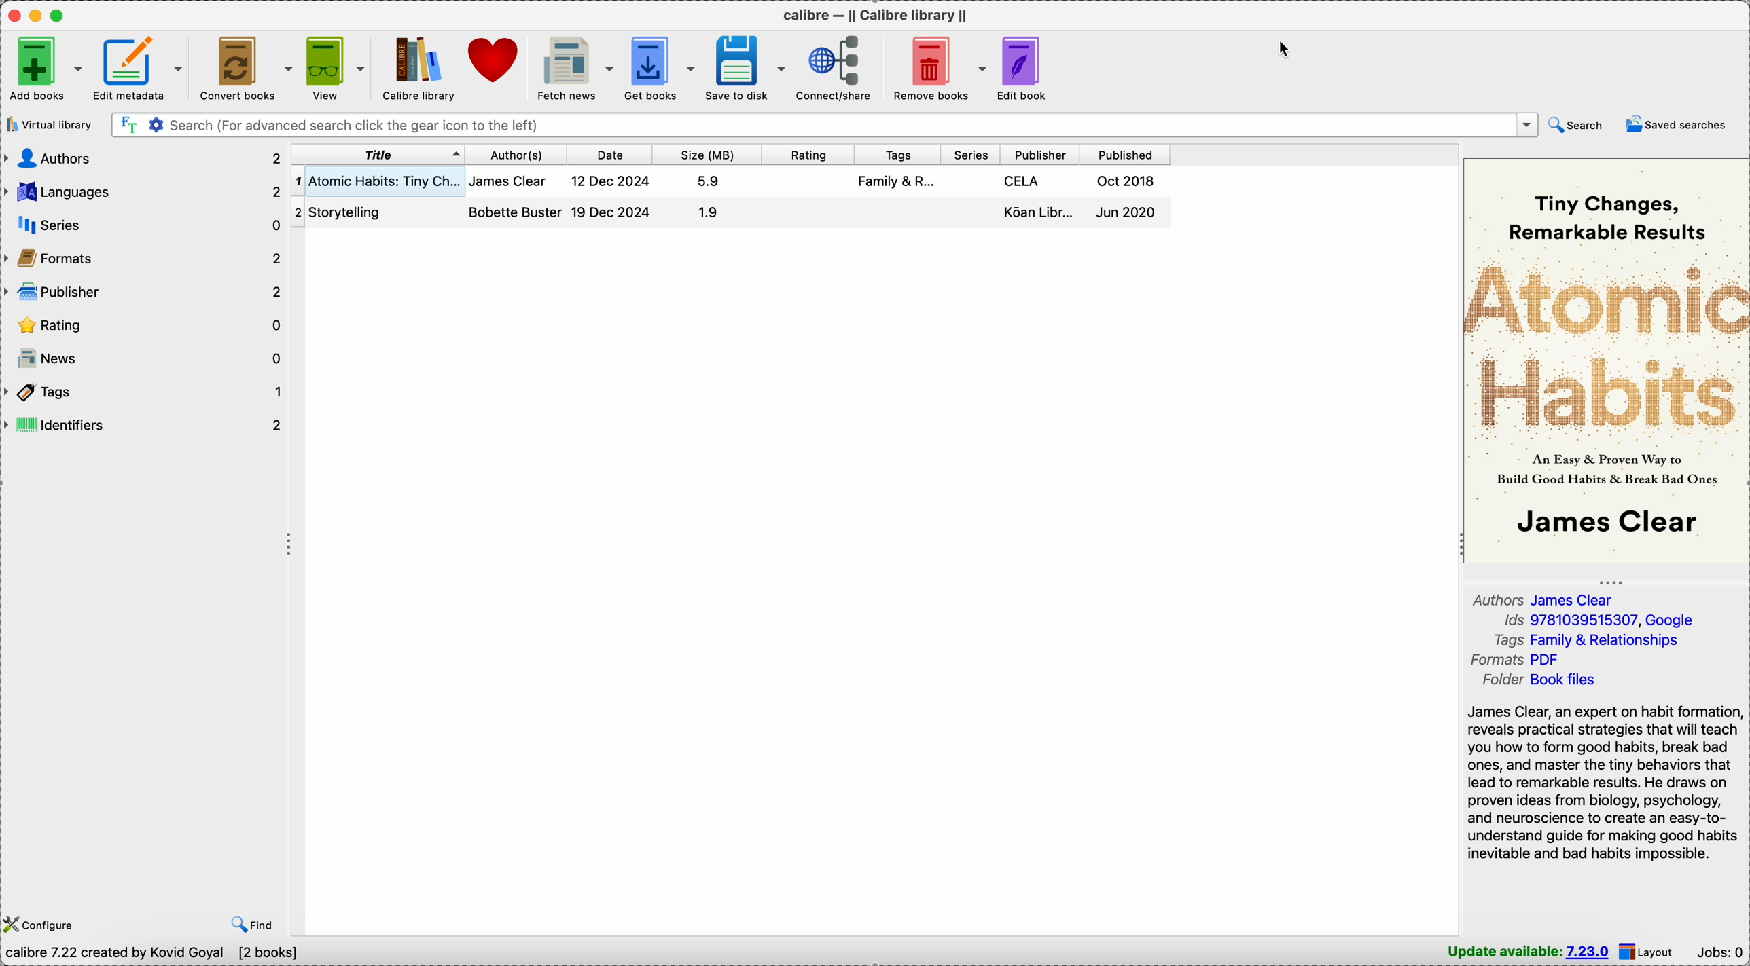 The width and height of the screenshot is (1750, 966). I want to click on size, so click(703, 155).